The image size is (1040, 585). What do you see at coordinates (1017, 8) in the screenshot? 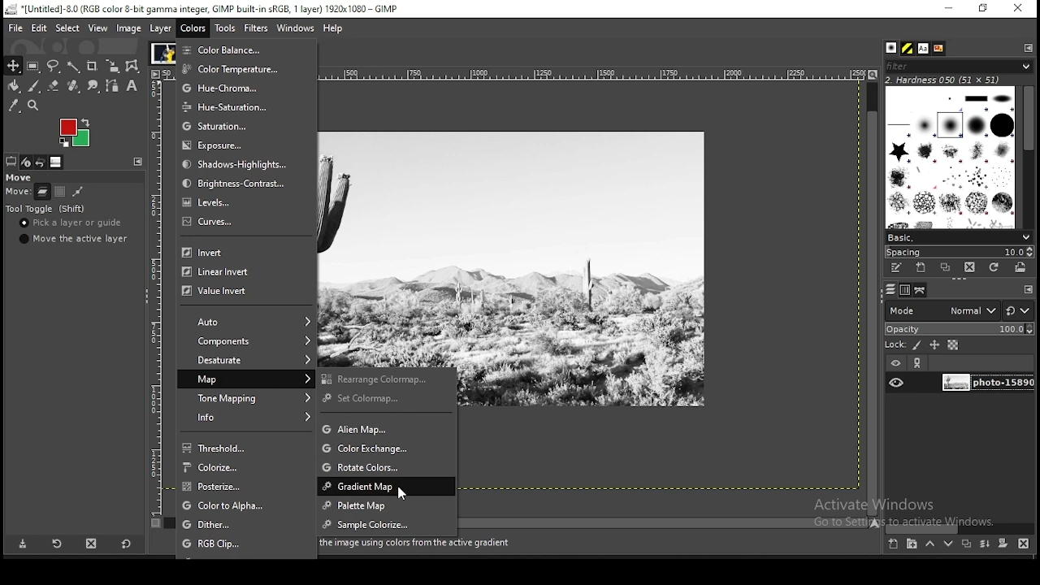
I see `close window` at bounding box center [1017, 8].